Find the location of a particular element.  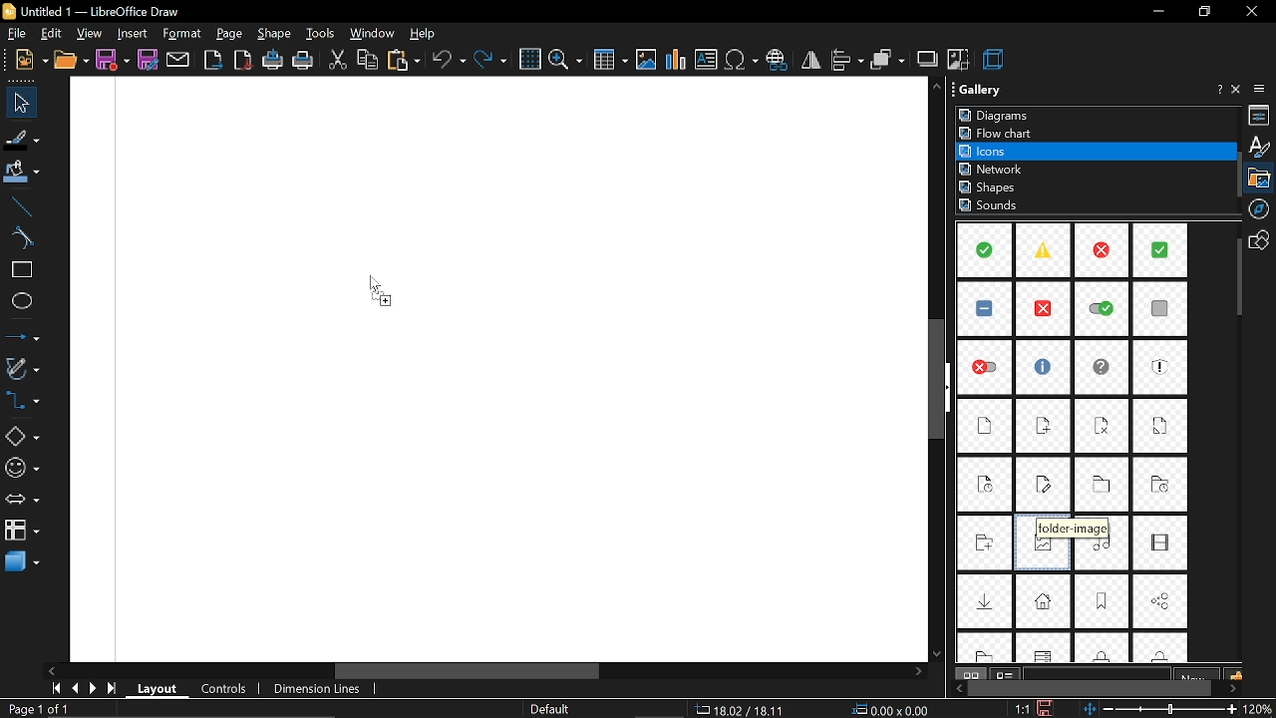

file is located at coordinates (16, 34).